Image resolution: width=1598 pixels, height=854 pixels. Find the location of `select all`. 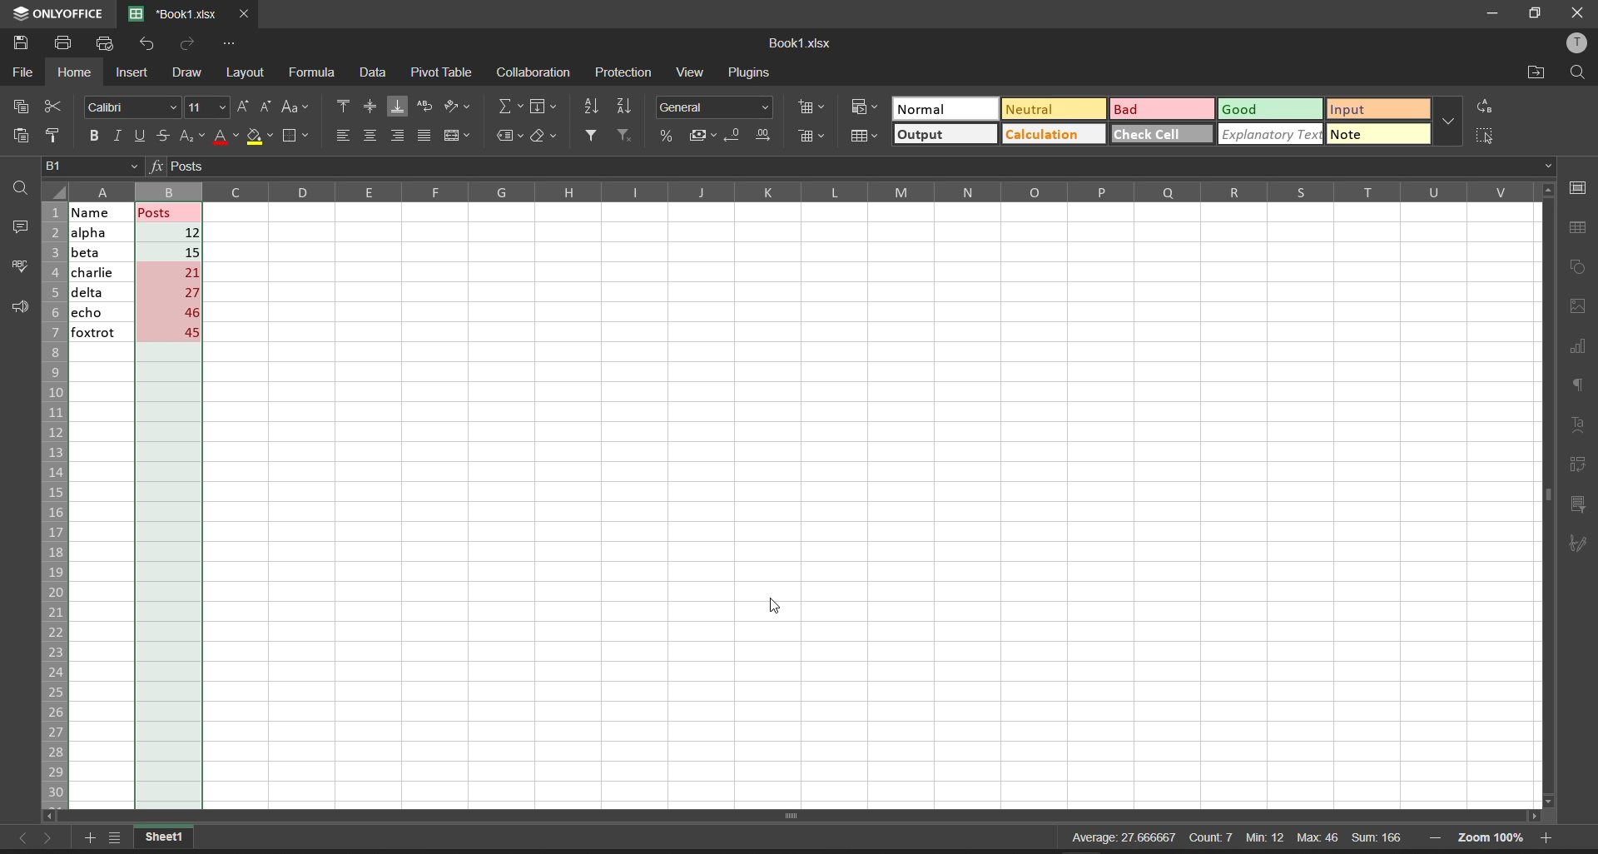

select all is located at coordinates (1487, 134).